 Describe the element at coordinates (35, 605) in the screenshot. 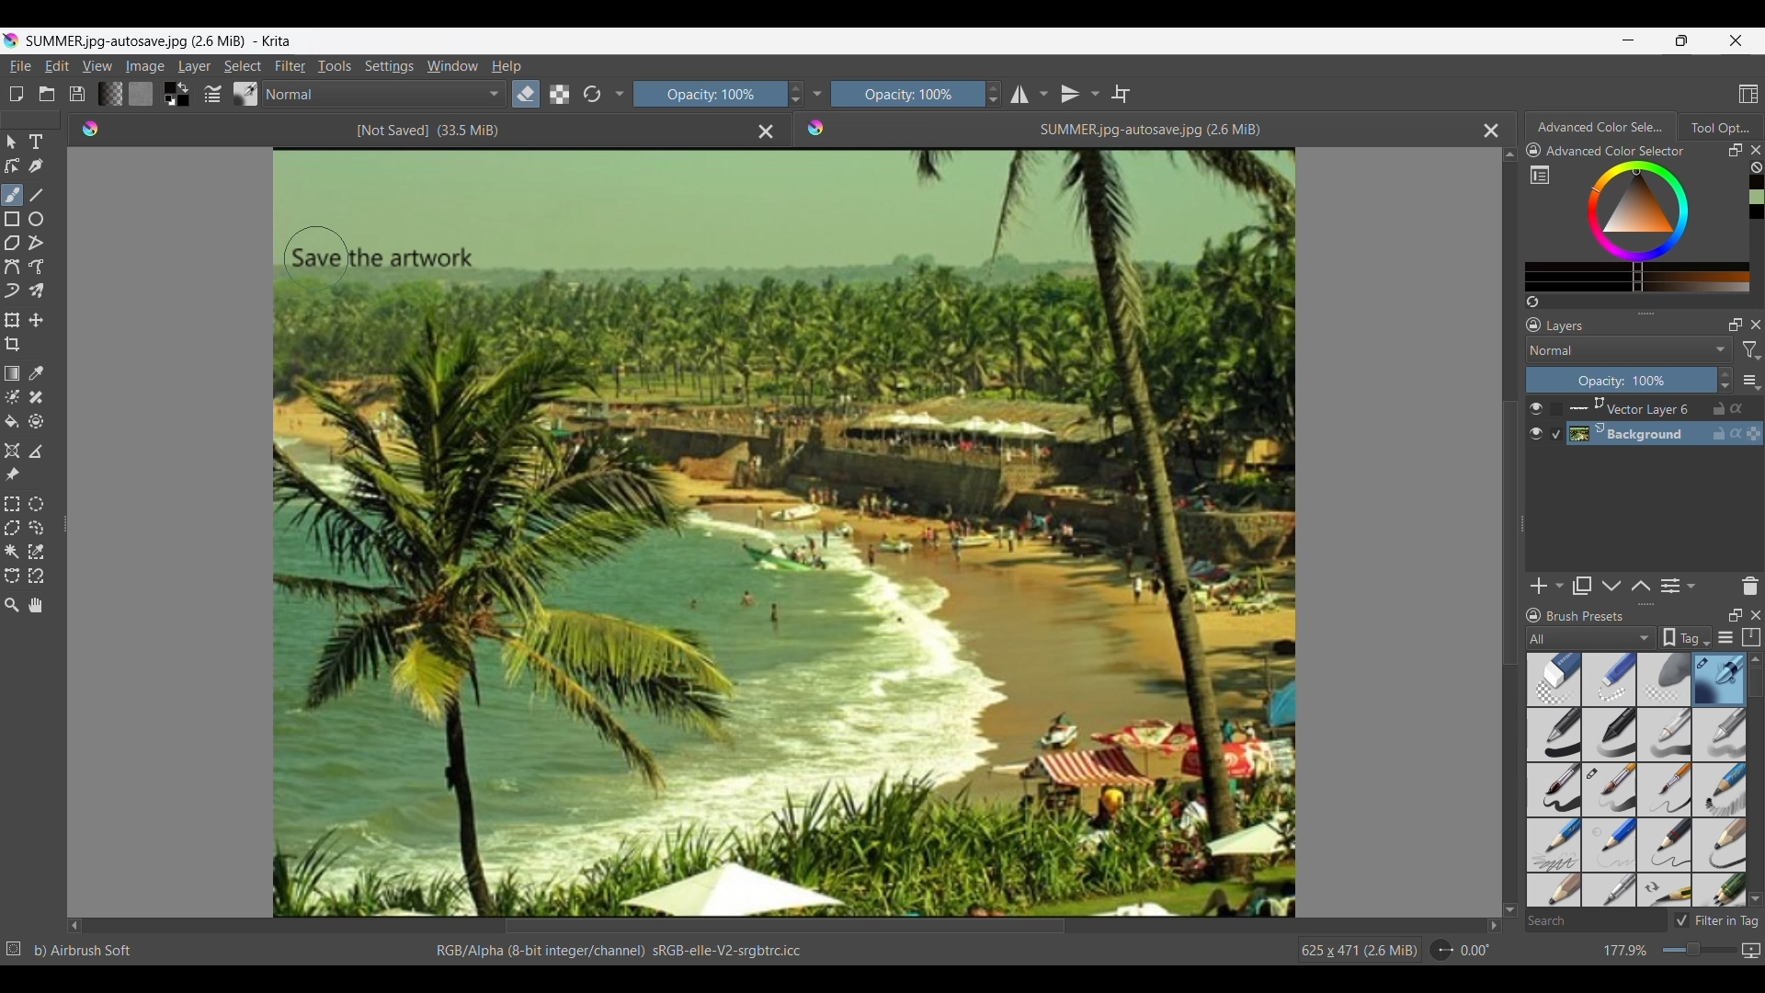

I see `Pan tool` at that location.